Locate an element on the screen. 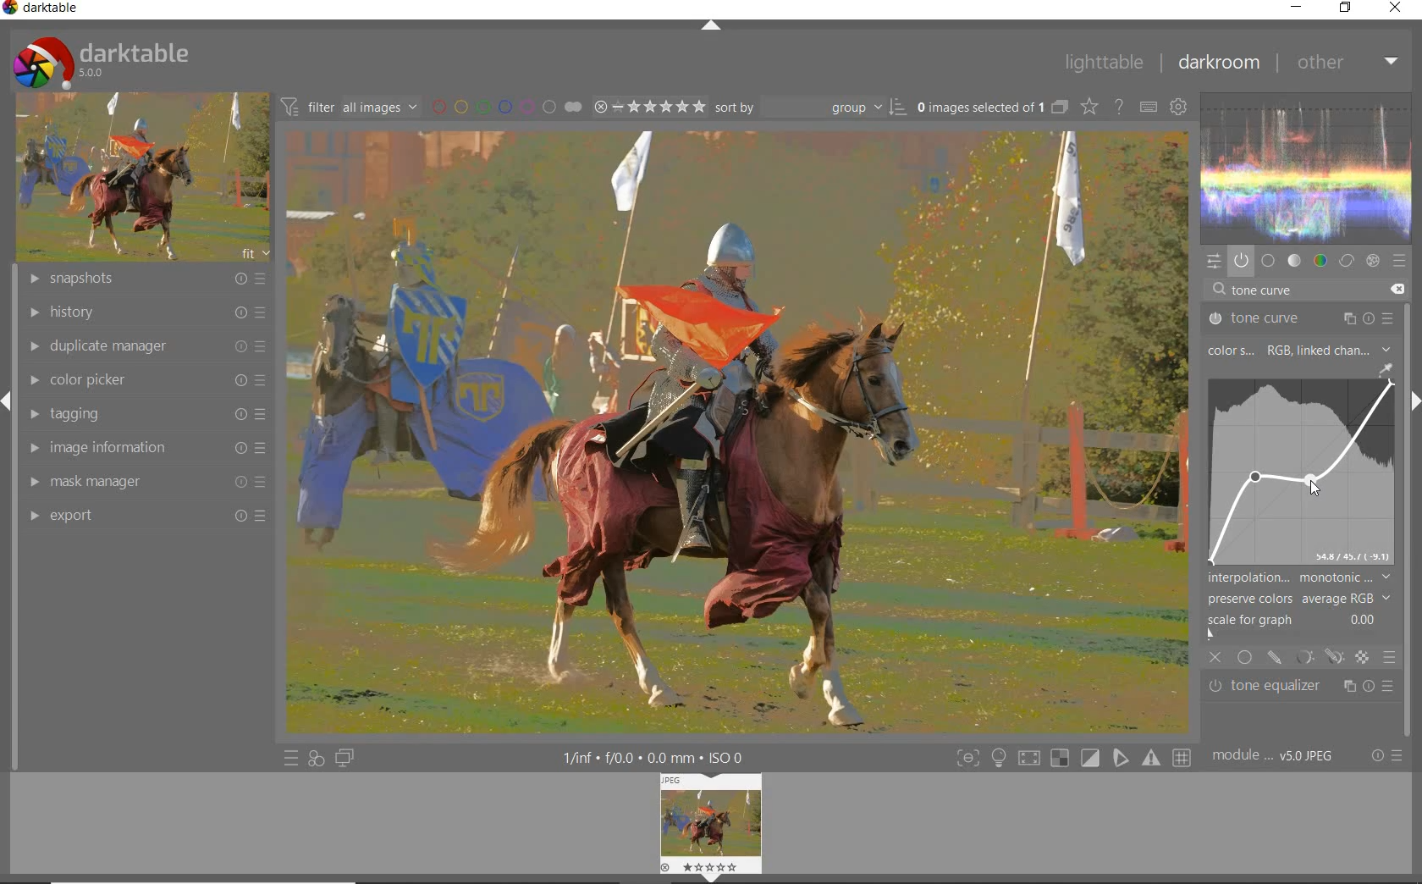  darktable is located at coordinates (100, 58).